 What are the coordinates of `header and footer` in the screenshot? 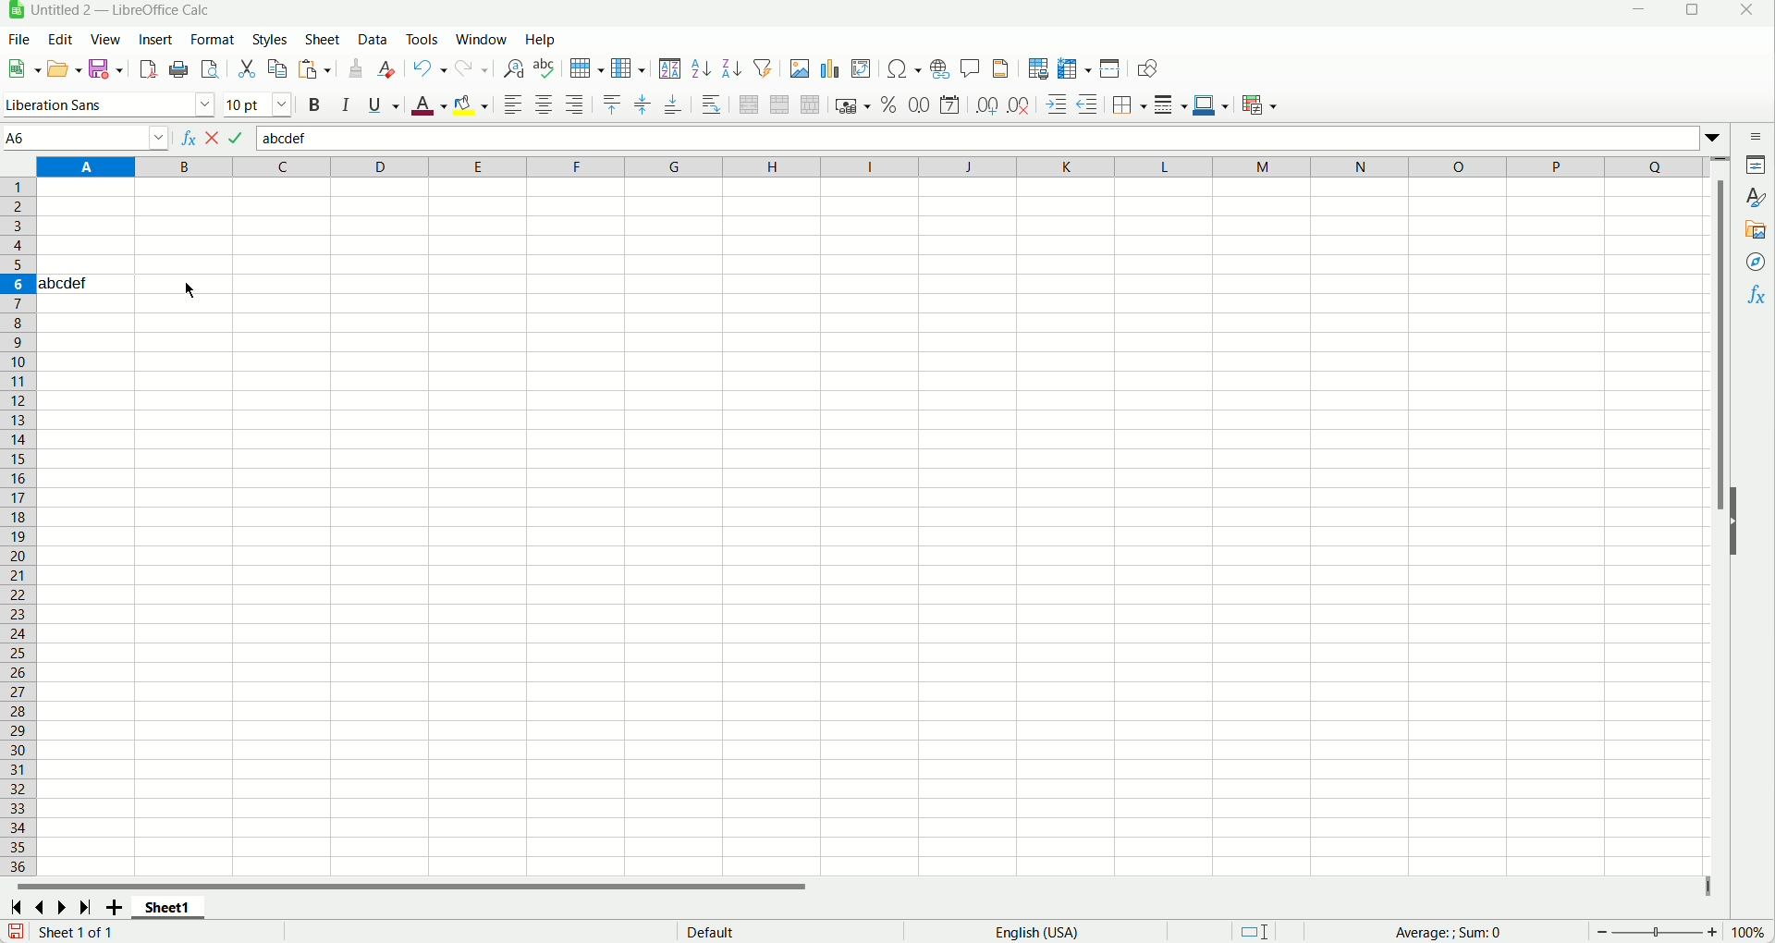 It's located at (1002, 69).